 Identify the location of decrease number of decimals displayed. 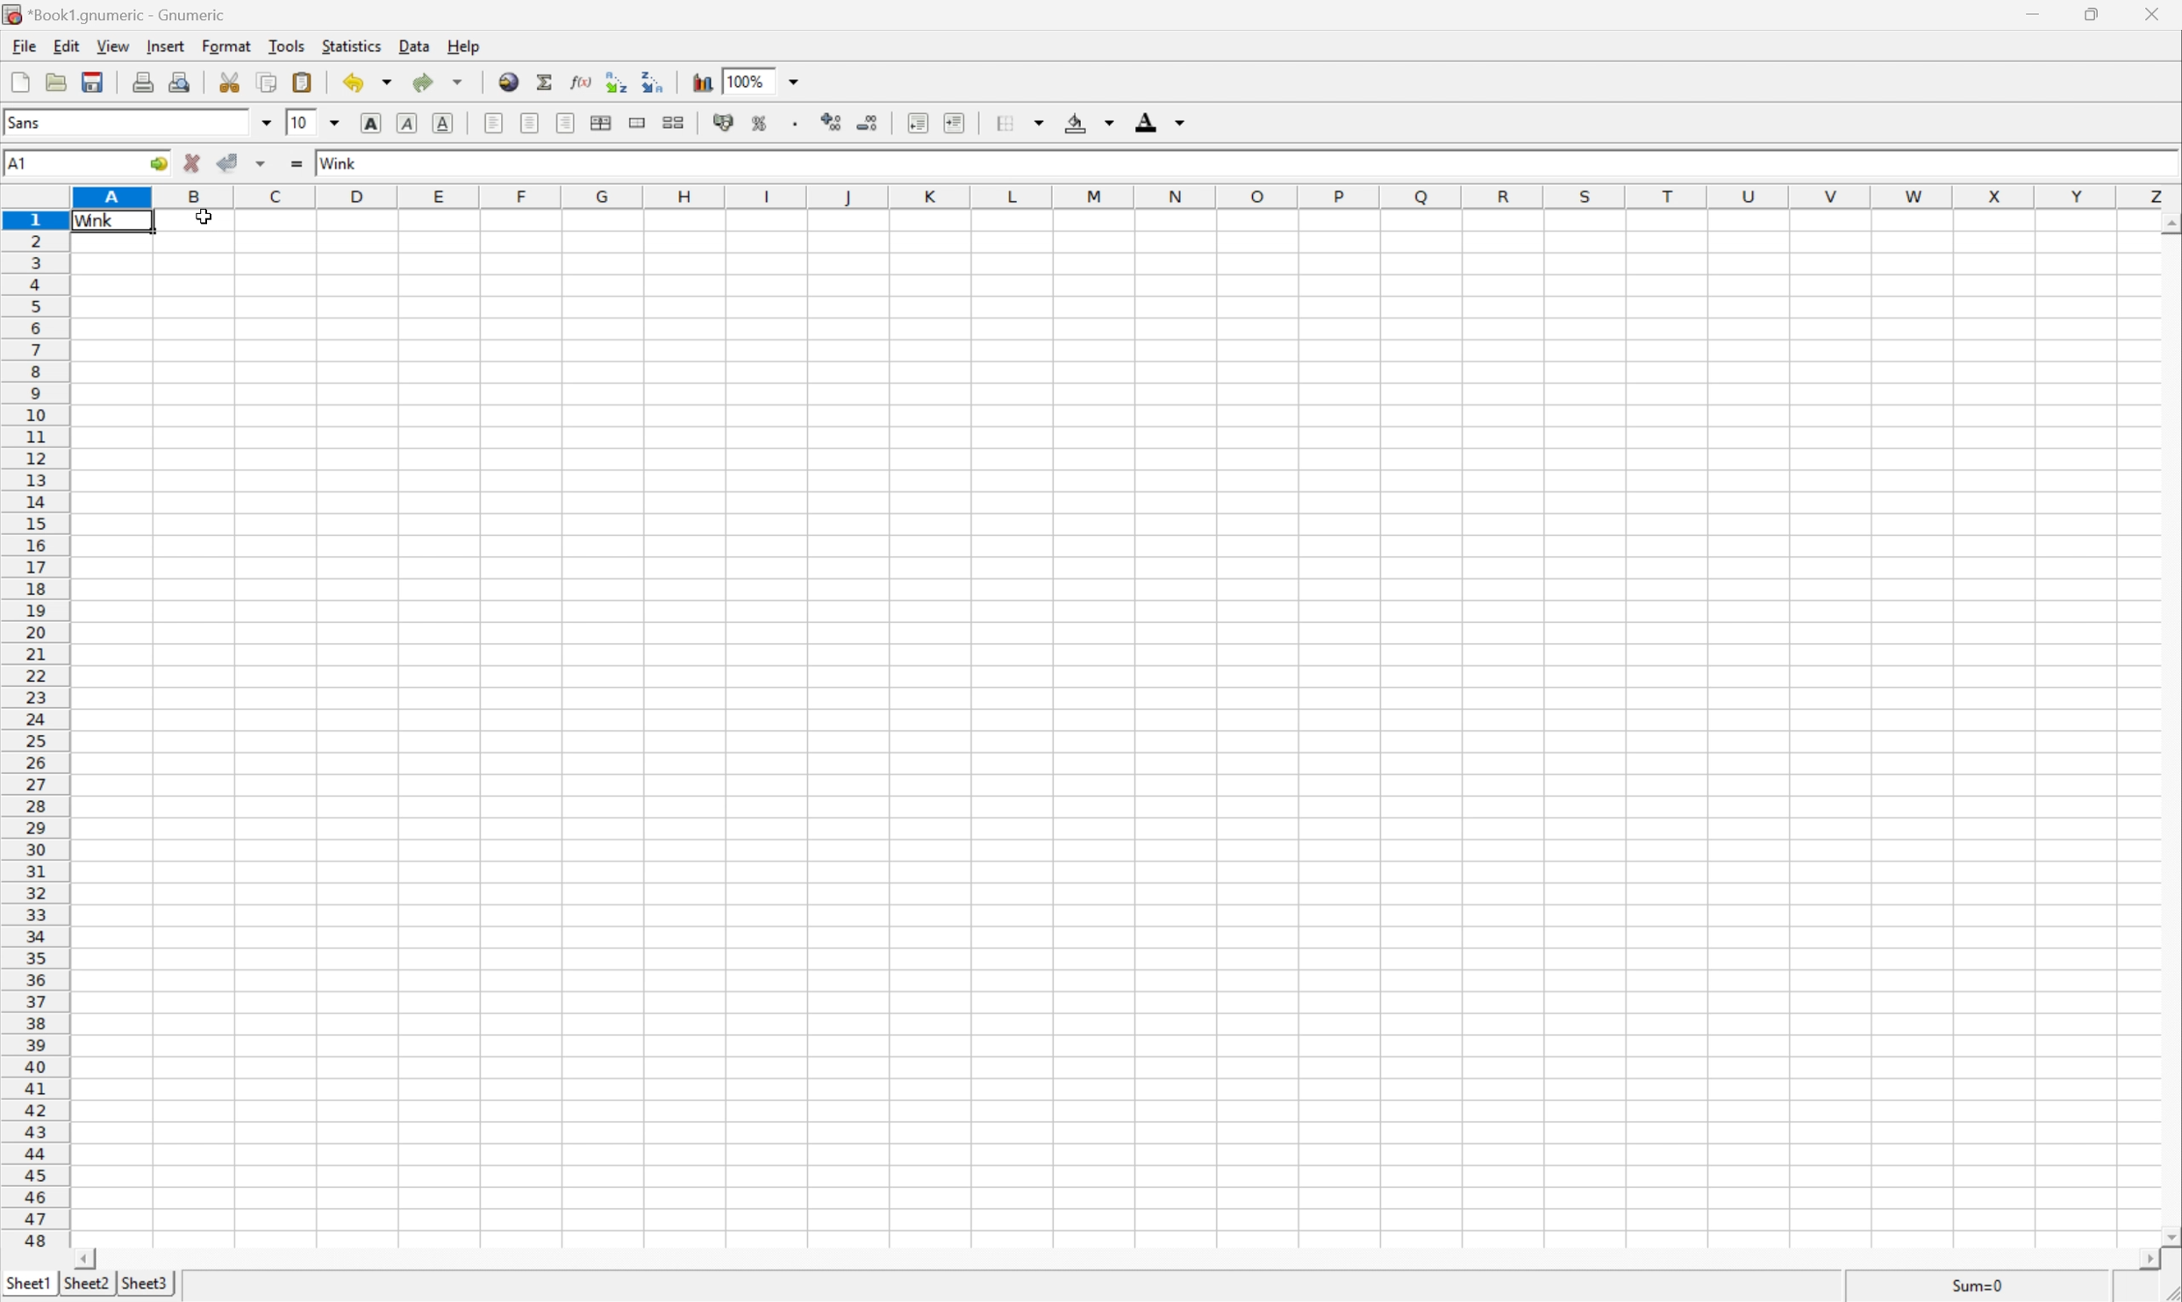
(870, 125).